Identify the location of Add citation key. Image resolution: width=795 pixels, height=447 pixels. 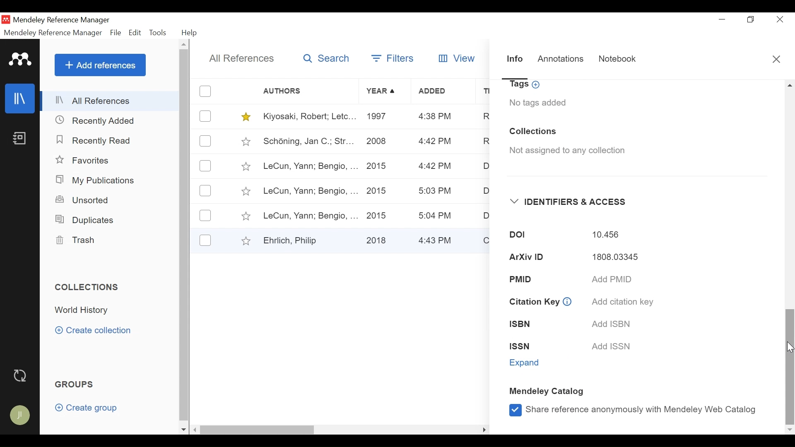
(621, 302).